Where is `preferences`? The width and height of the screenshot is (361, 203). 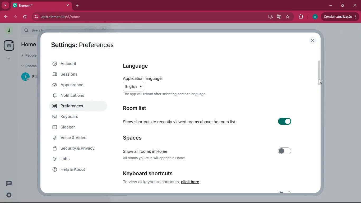
preferences is located at coordinates (73, 107).